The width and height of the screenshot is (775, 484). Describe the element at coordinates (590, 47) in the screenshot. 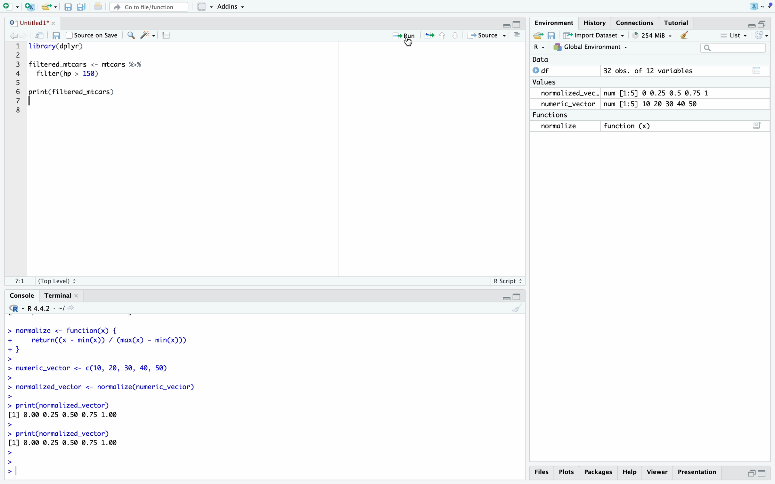

I see `Global Environment` at that location.